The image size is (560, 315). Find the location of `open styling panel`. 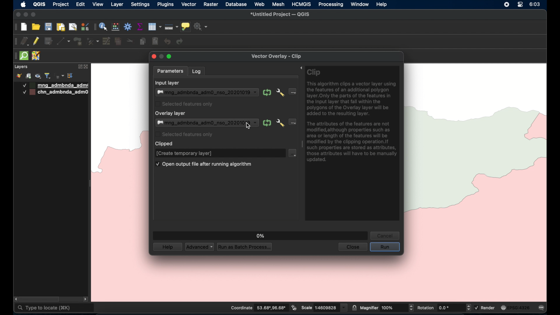

open styling panel is located at coordinates (18, 76).